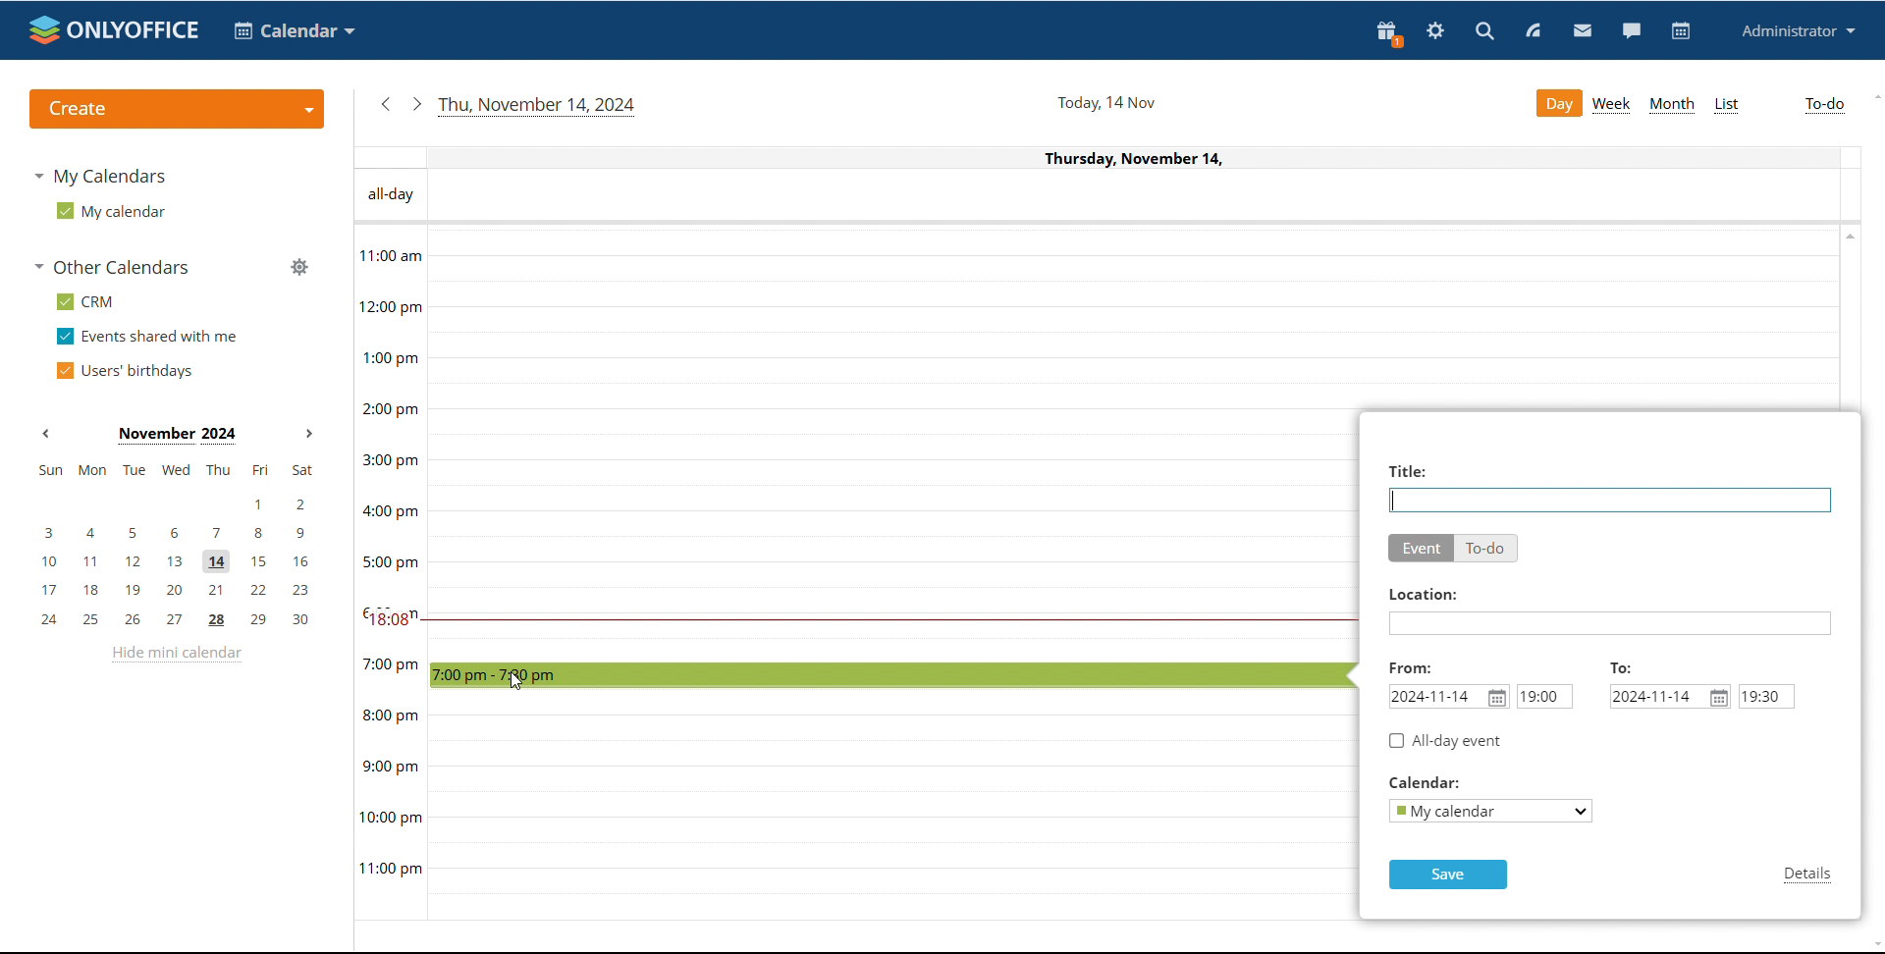 The height and width of the screenshot is (954, 1885). What do you see at coordinates (100, 176) in the screenshot?
I see `my calendars` at bounding box center [100, 176].